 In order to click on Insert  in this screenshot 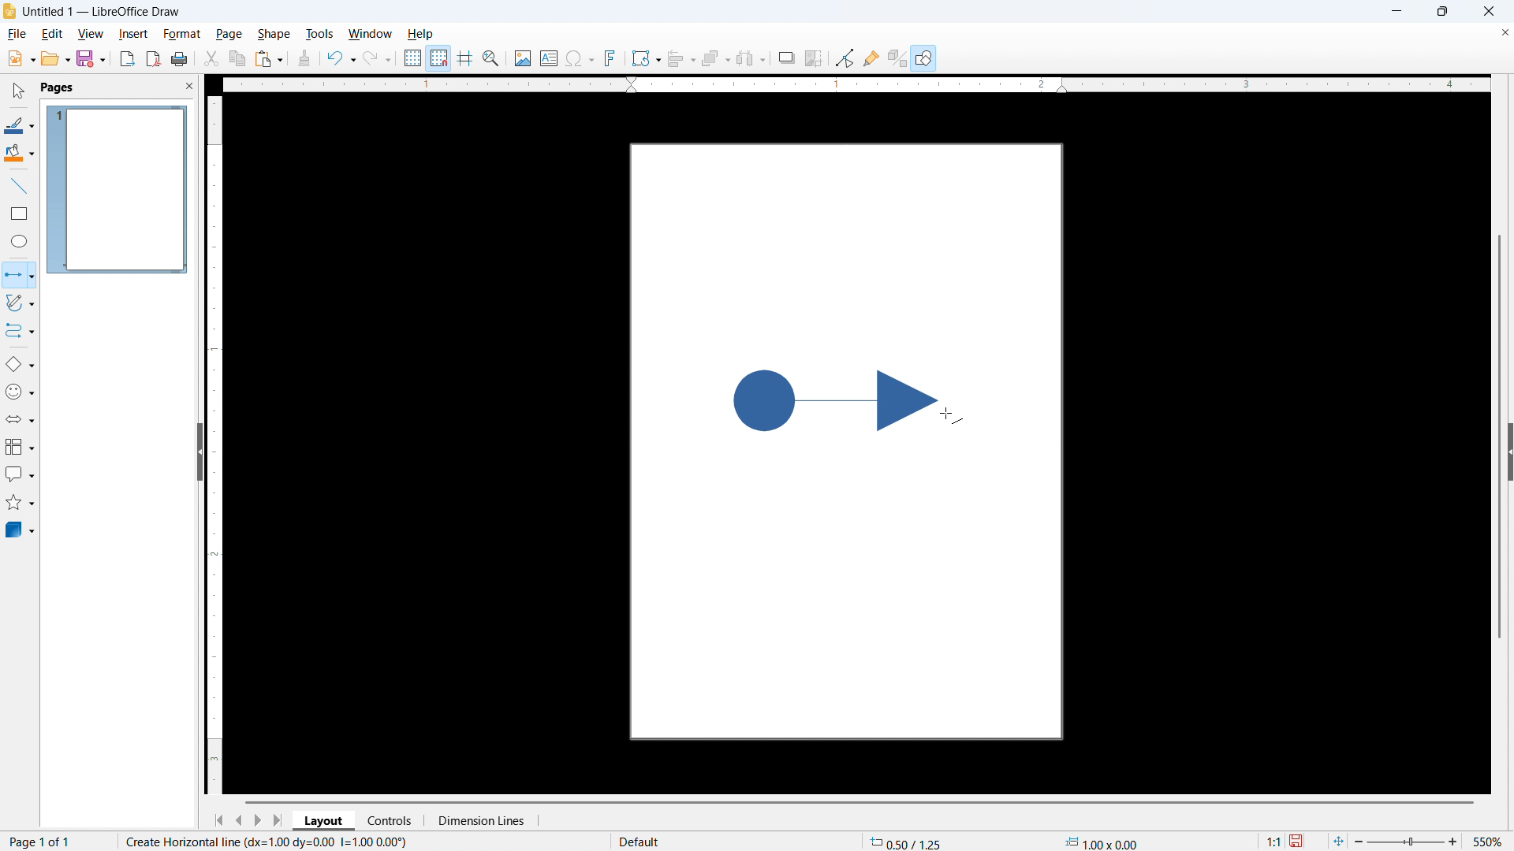, I will do `click(132, 33)`.